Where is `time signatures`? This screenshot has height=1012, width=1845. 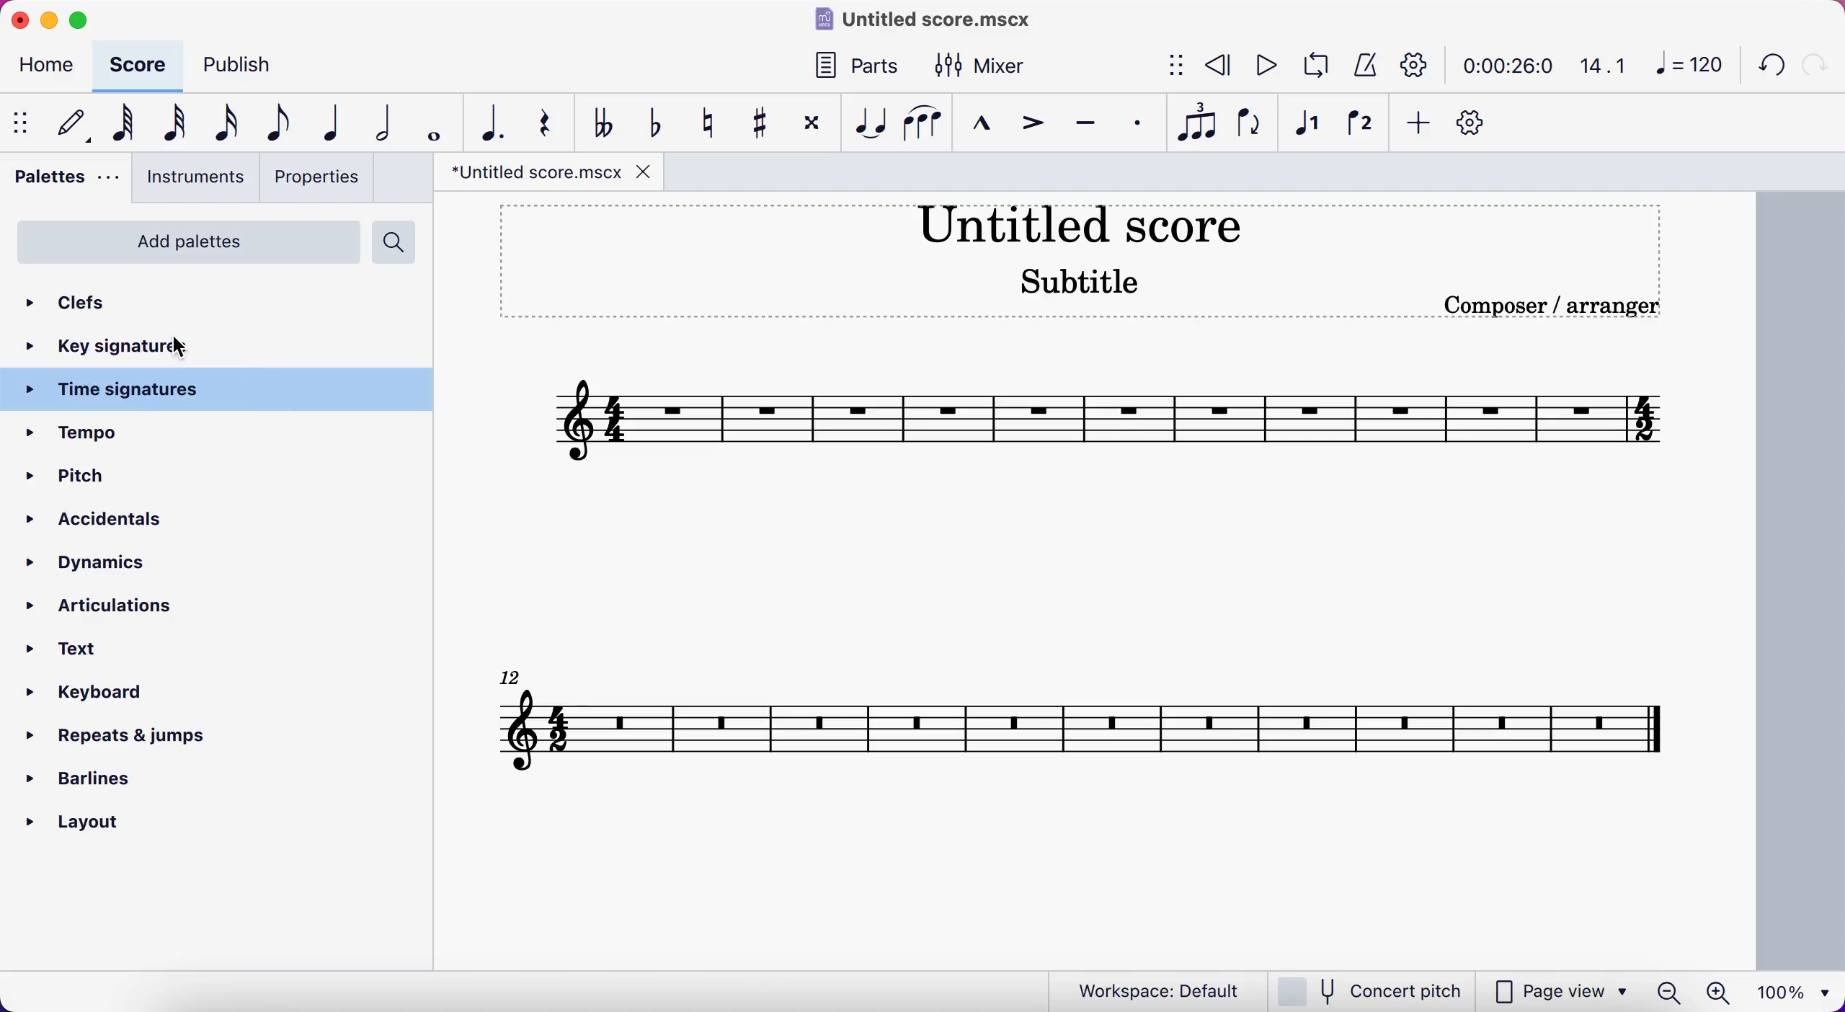 time signatures is located at coordinates (227, 391).